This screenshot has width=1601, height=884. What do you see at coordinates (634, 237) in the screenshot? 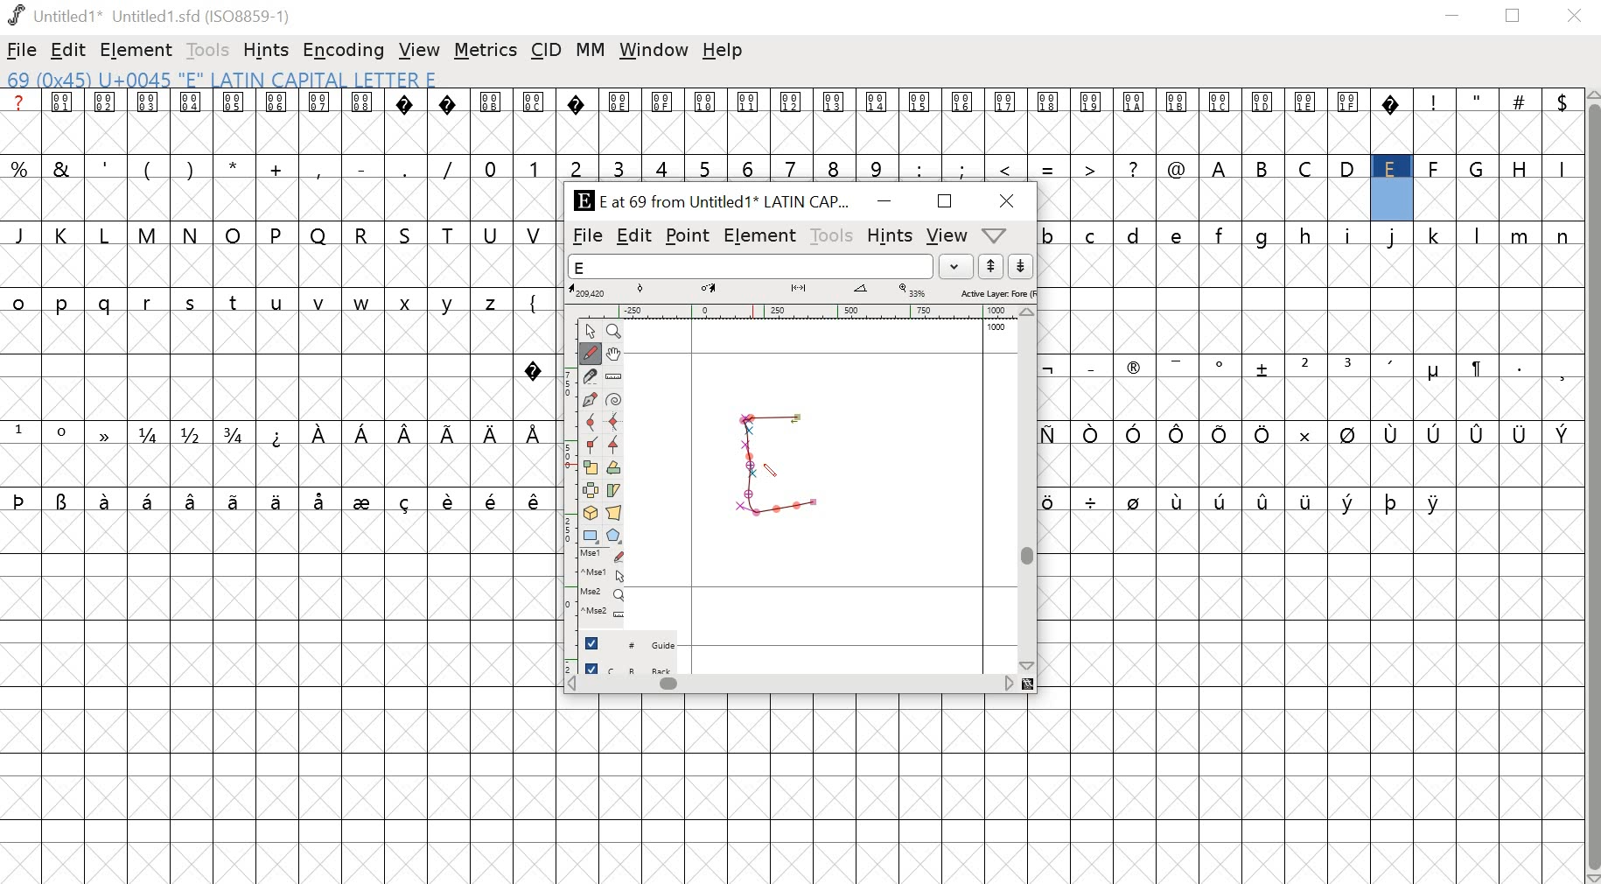
I see `edit` at bounding box center [634, 237].